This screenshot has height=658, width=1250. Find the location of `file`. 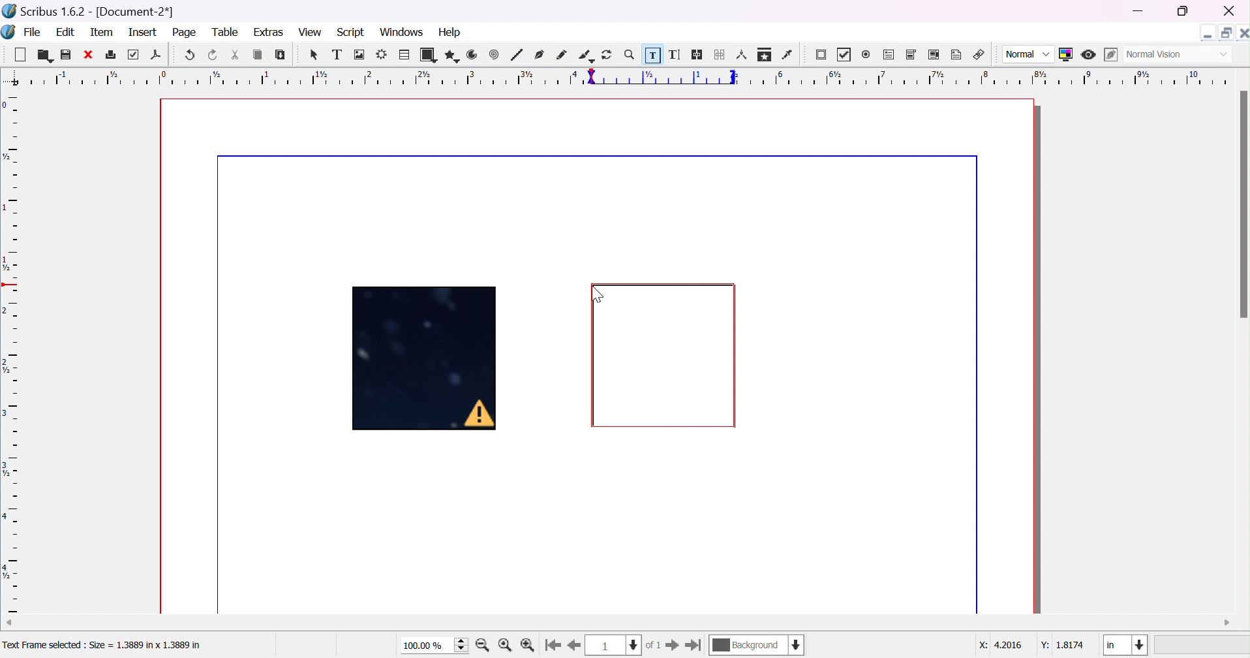

file is located at coordinates (33, 31).